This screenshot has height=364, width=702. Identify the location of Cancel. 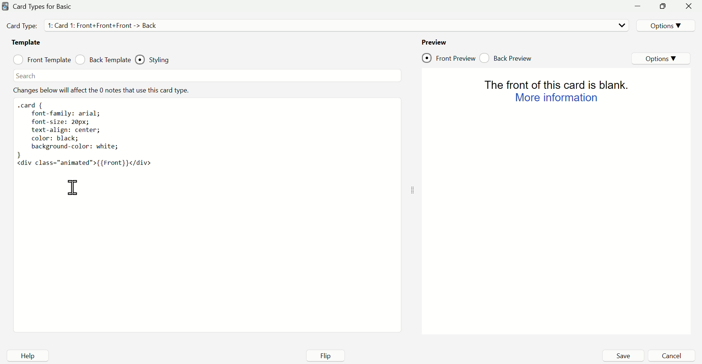
(672, 356).